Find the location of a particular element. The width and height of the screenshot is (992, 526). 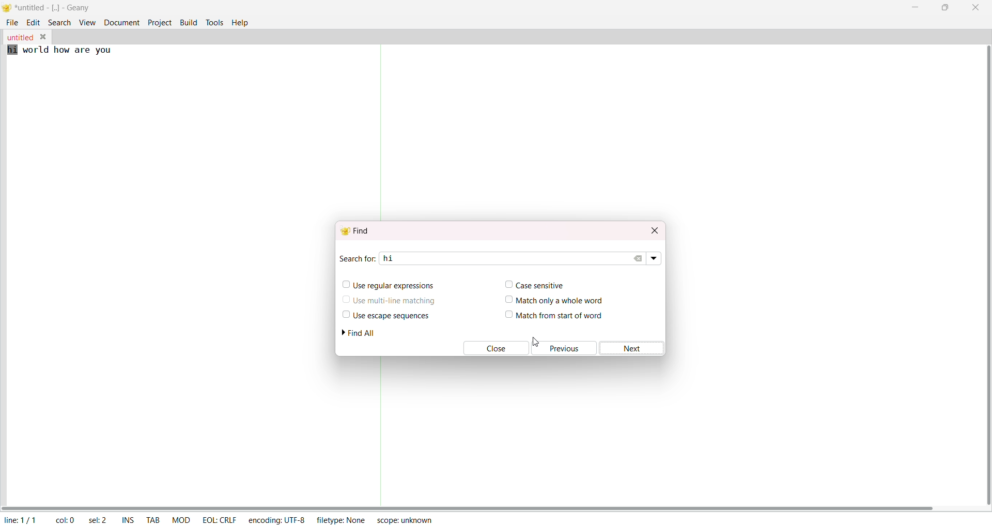

hi is located at coordinates (393, 257).